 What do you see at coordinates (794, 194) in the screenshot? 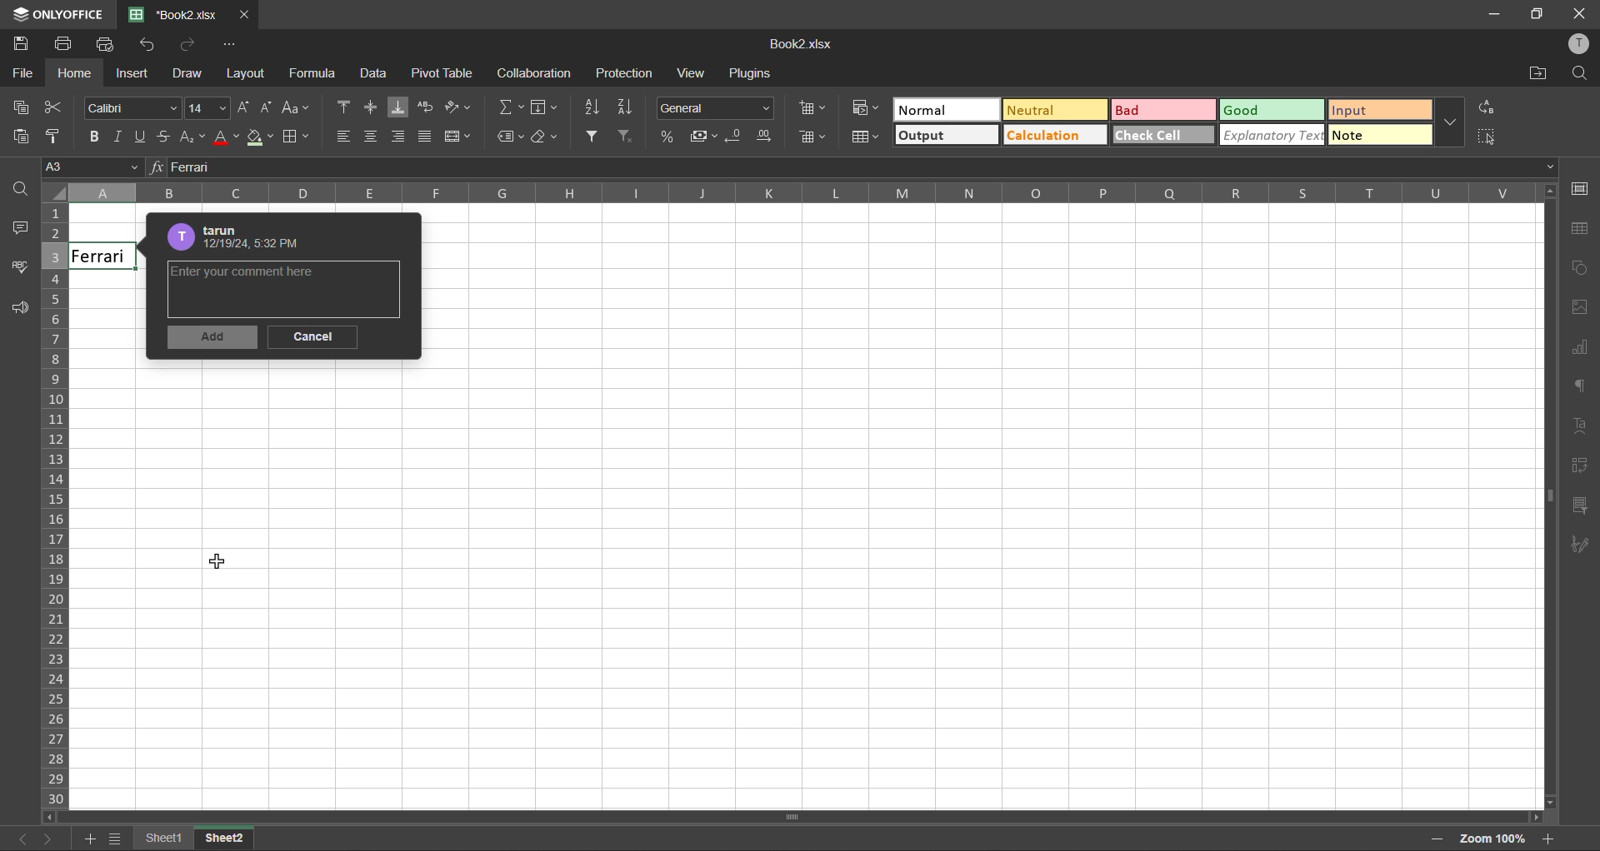
I see `column names` at bounding box center [794, 194].